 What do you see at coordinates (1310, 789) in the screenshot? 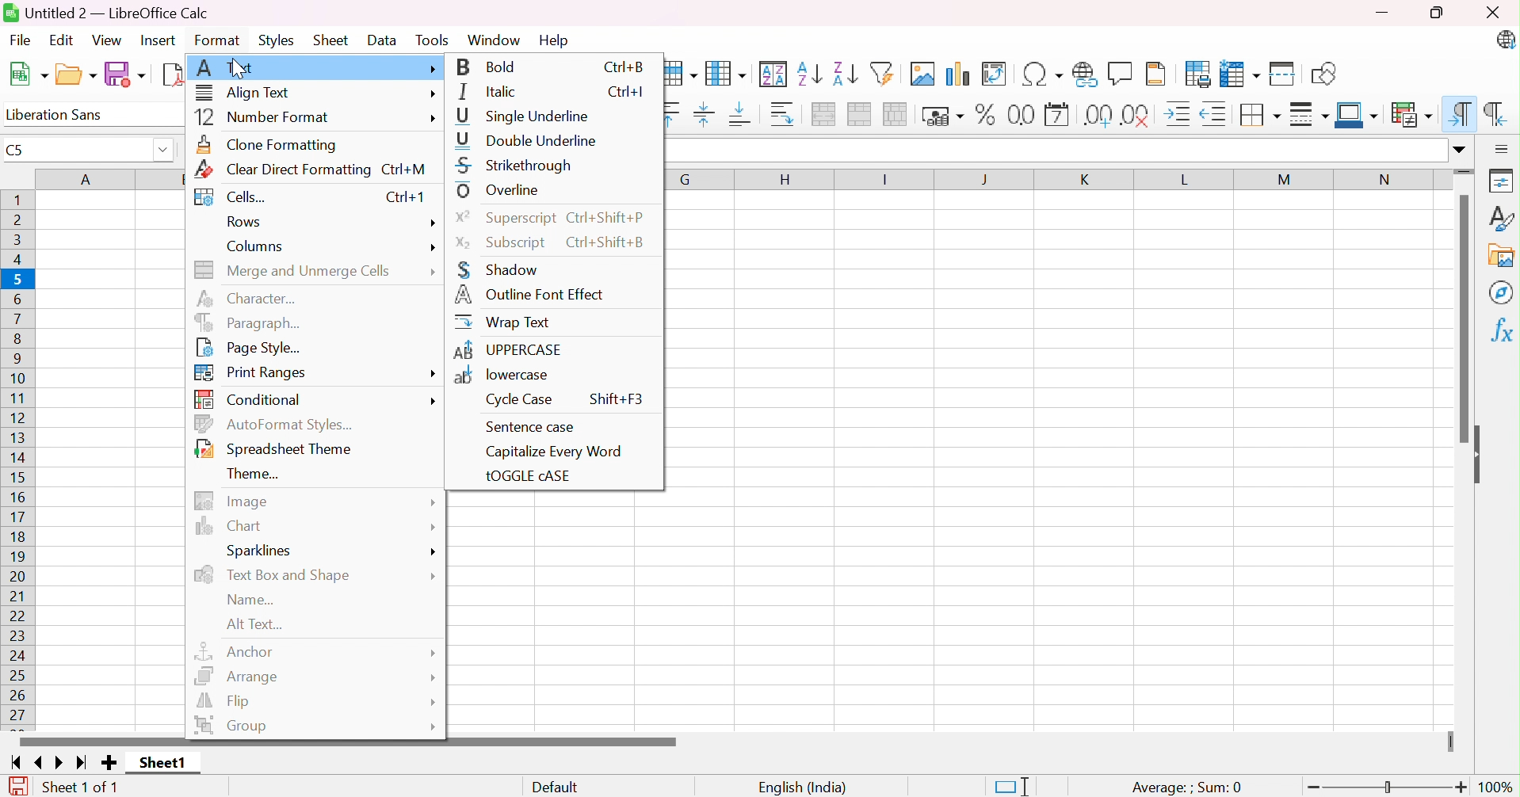
I see `Zoom Out` at bounding box center [1310, 789].